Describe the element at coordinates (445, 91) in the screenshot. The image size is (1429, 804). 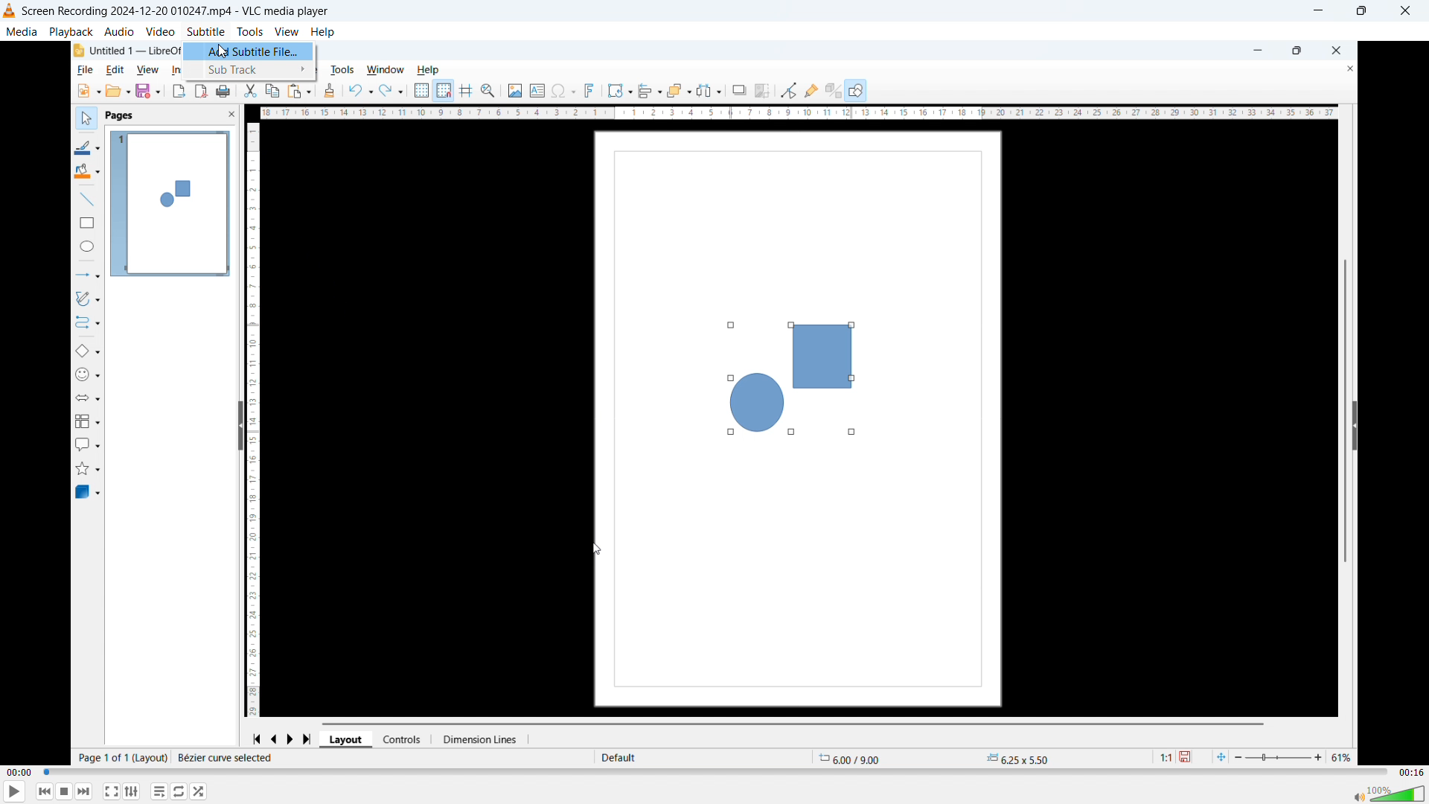
I see `snap to grid` at that location.